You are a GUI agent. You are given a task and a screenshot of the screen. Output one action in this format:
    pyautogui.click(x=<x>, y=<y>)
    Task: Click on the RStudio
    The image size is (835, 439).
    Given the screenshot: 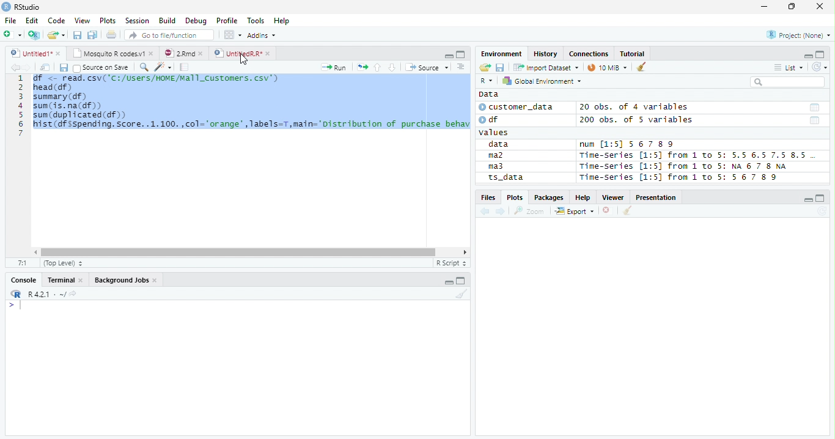 What is the action you would take?
    pyautogui.click(x=21, y=7)
    